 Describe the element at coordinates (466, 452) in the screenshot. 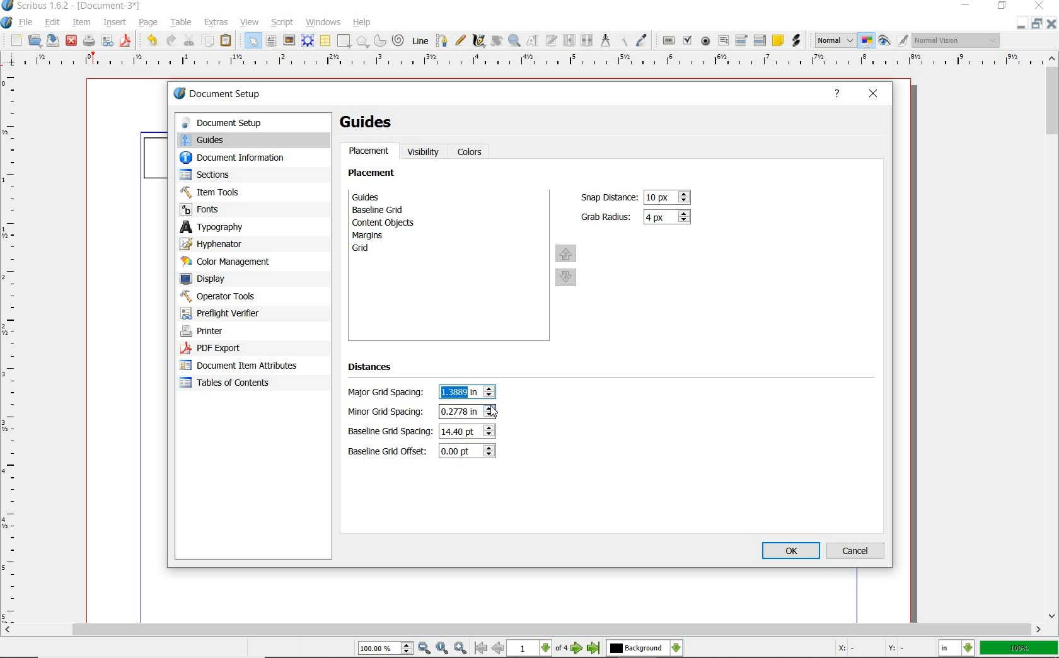

I see `Baseline Grid Offset` at that location.